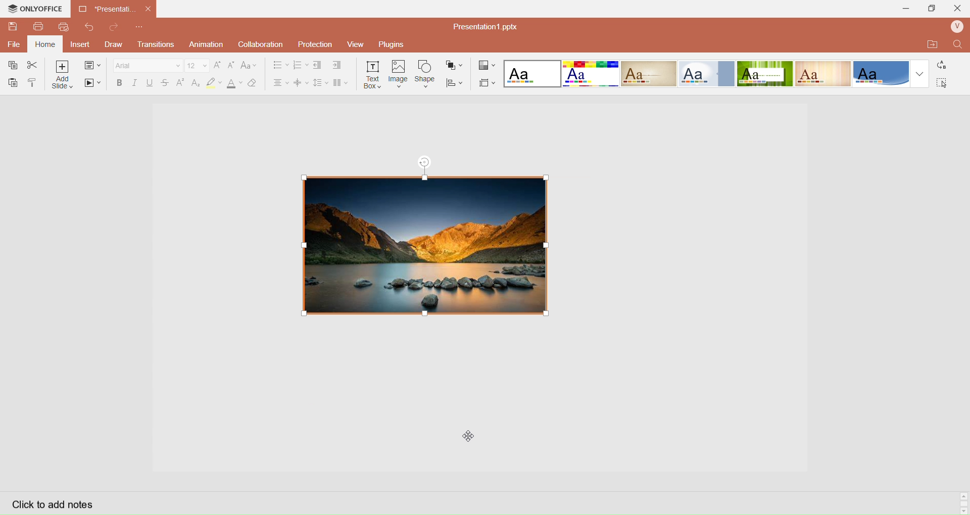 The width and height of the screenshot is (970, 515). What do you see at coordinates (302, 83) in the screenshot?
I see `Vertical Align` at bounding box center [302, 83].